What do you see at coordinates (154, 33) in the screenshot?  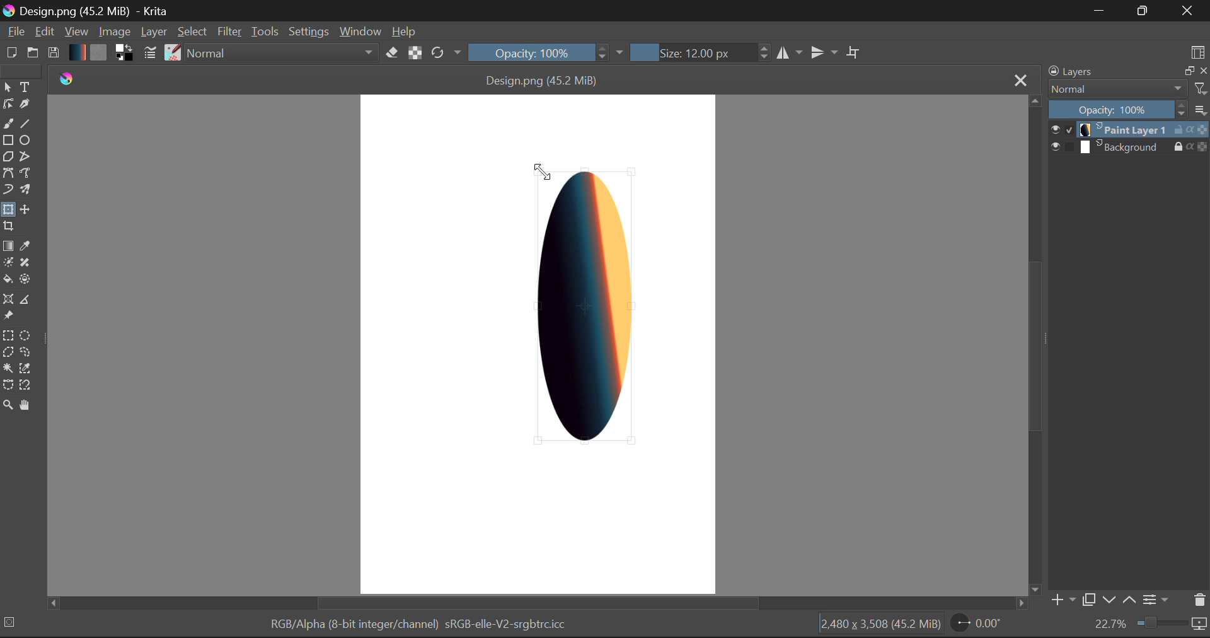 I see `Layer` at bounding box center [154, 33].